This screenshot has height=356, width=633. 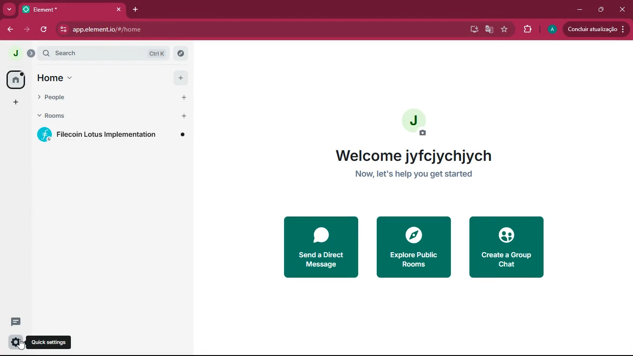 What do you see at coordinates (136, 10) in the screenshot?
I see `add tab` at bounding box center [136, 10].